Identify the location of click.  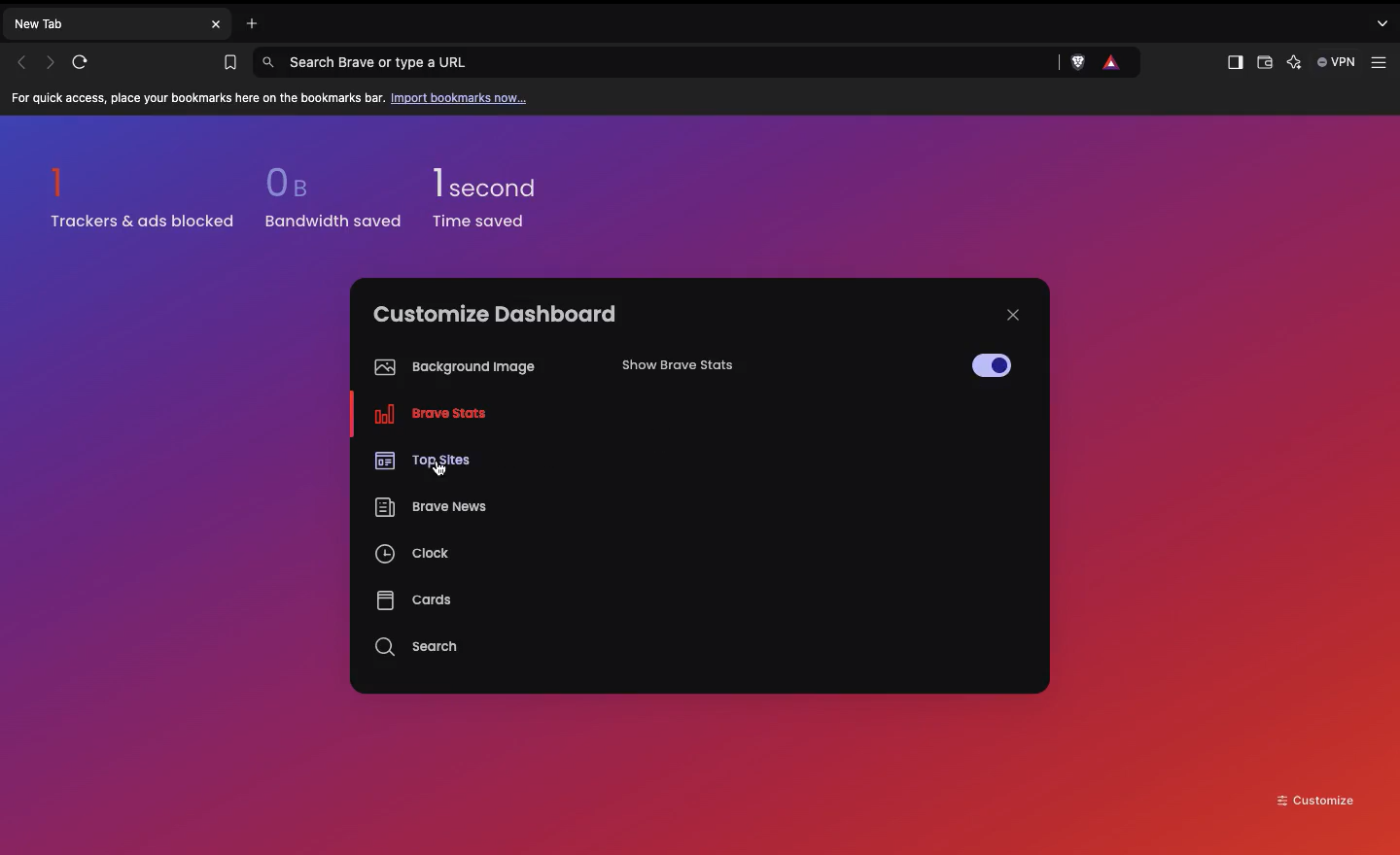
(986, 365).